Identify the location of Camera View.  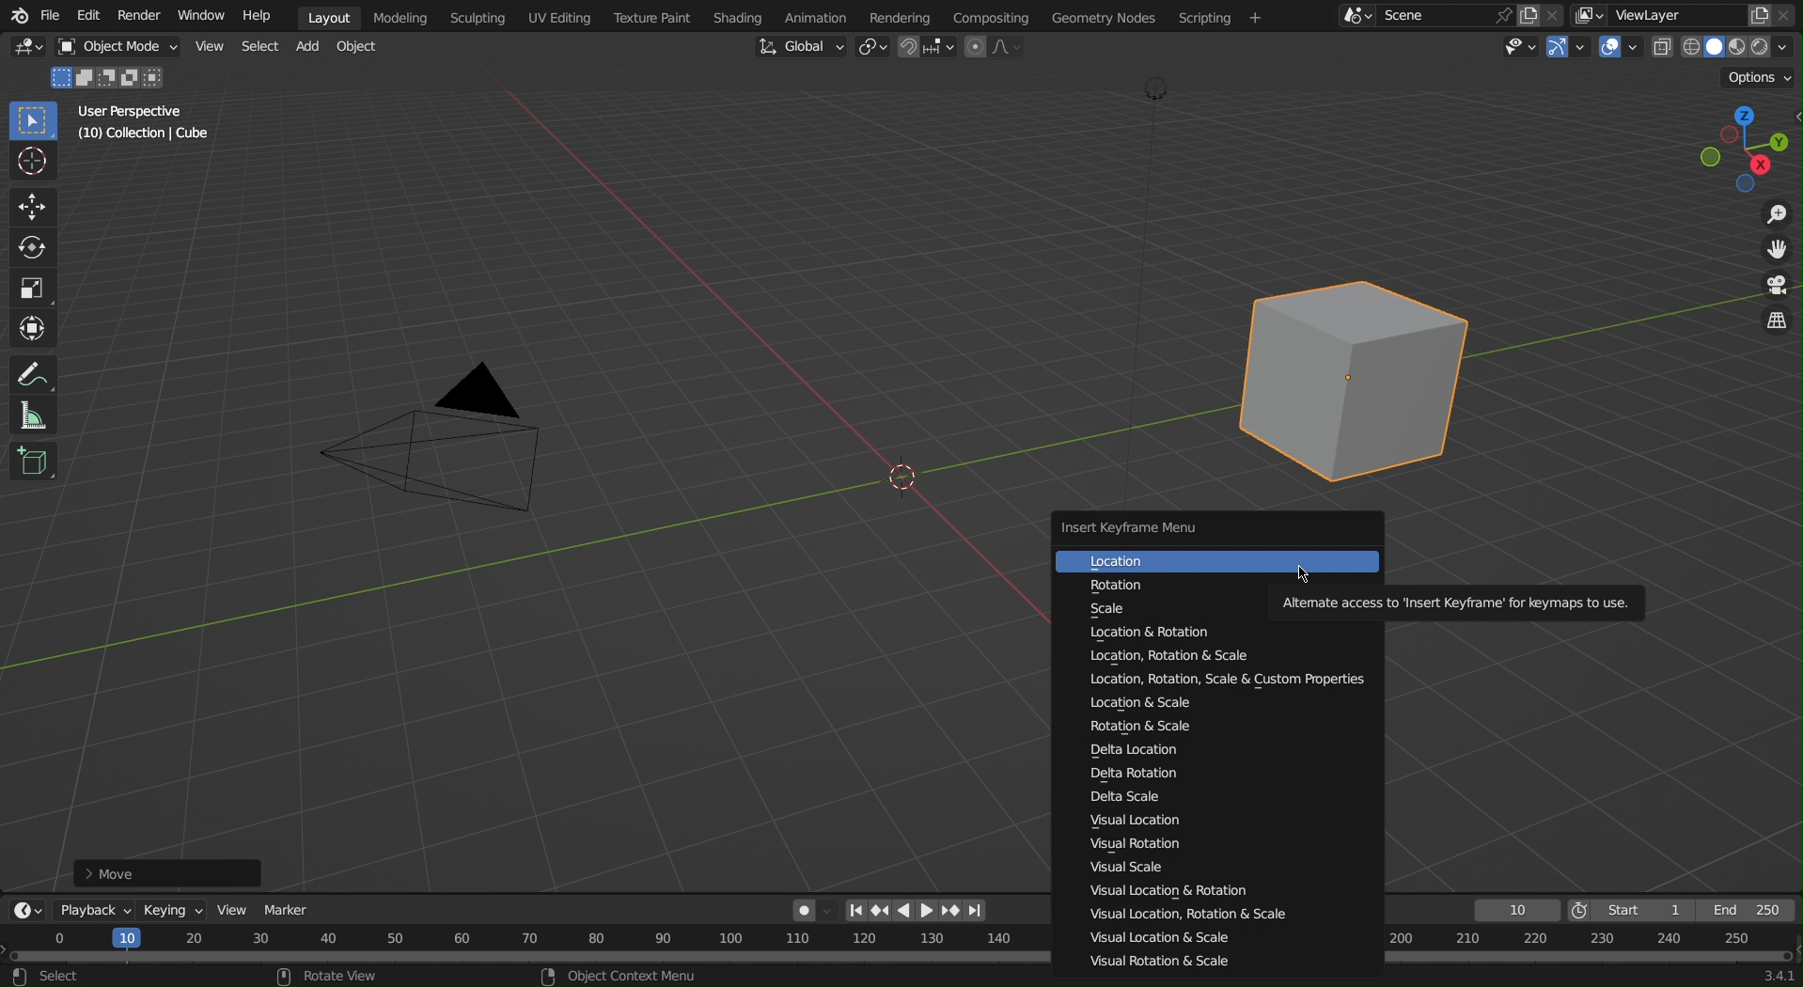
(1774, 289).